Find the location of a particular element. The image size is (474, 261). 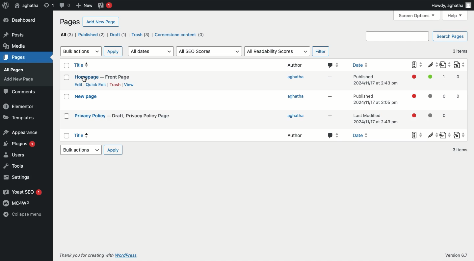

All is located at coordinates (66, 35).